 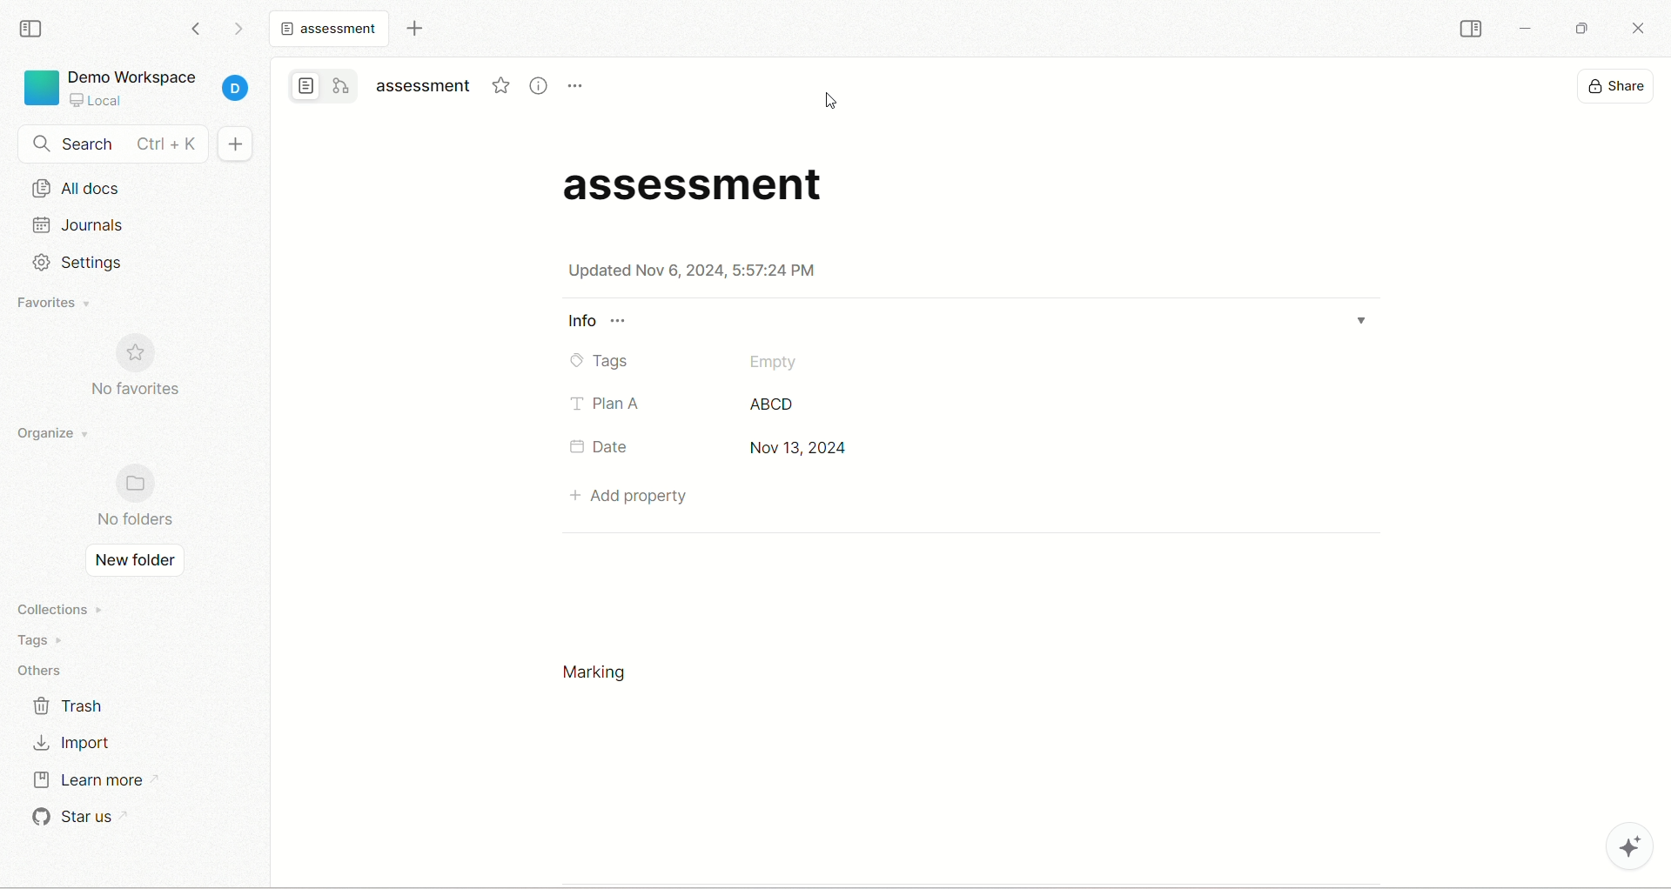 What do you see at coordinates (140, 484) in the screenshot?
I see `icon` at bounding box center [140, 484].